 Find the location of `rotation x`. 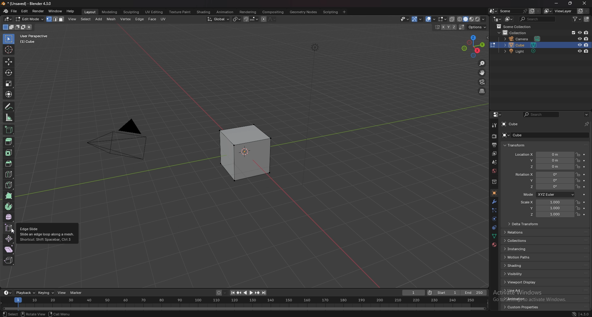

rotation x is located at coordinates (543, 175).